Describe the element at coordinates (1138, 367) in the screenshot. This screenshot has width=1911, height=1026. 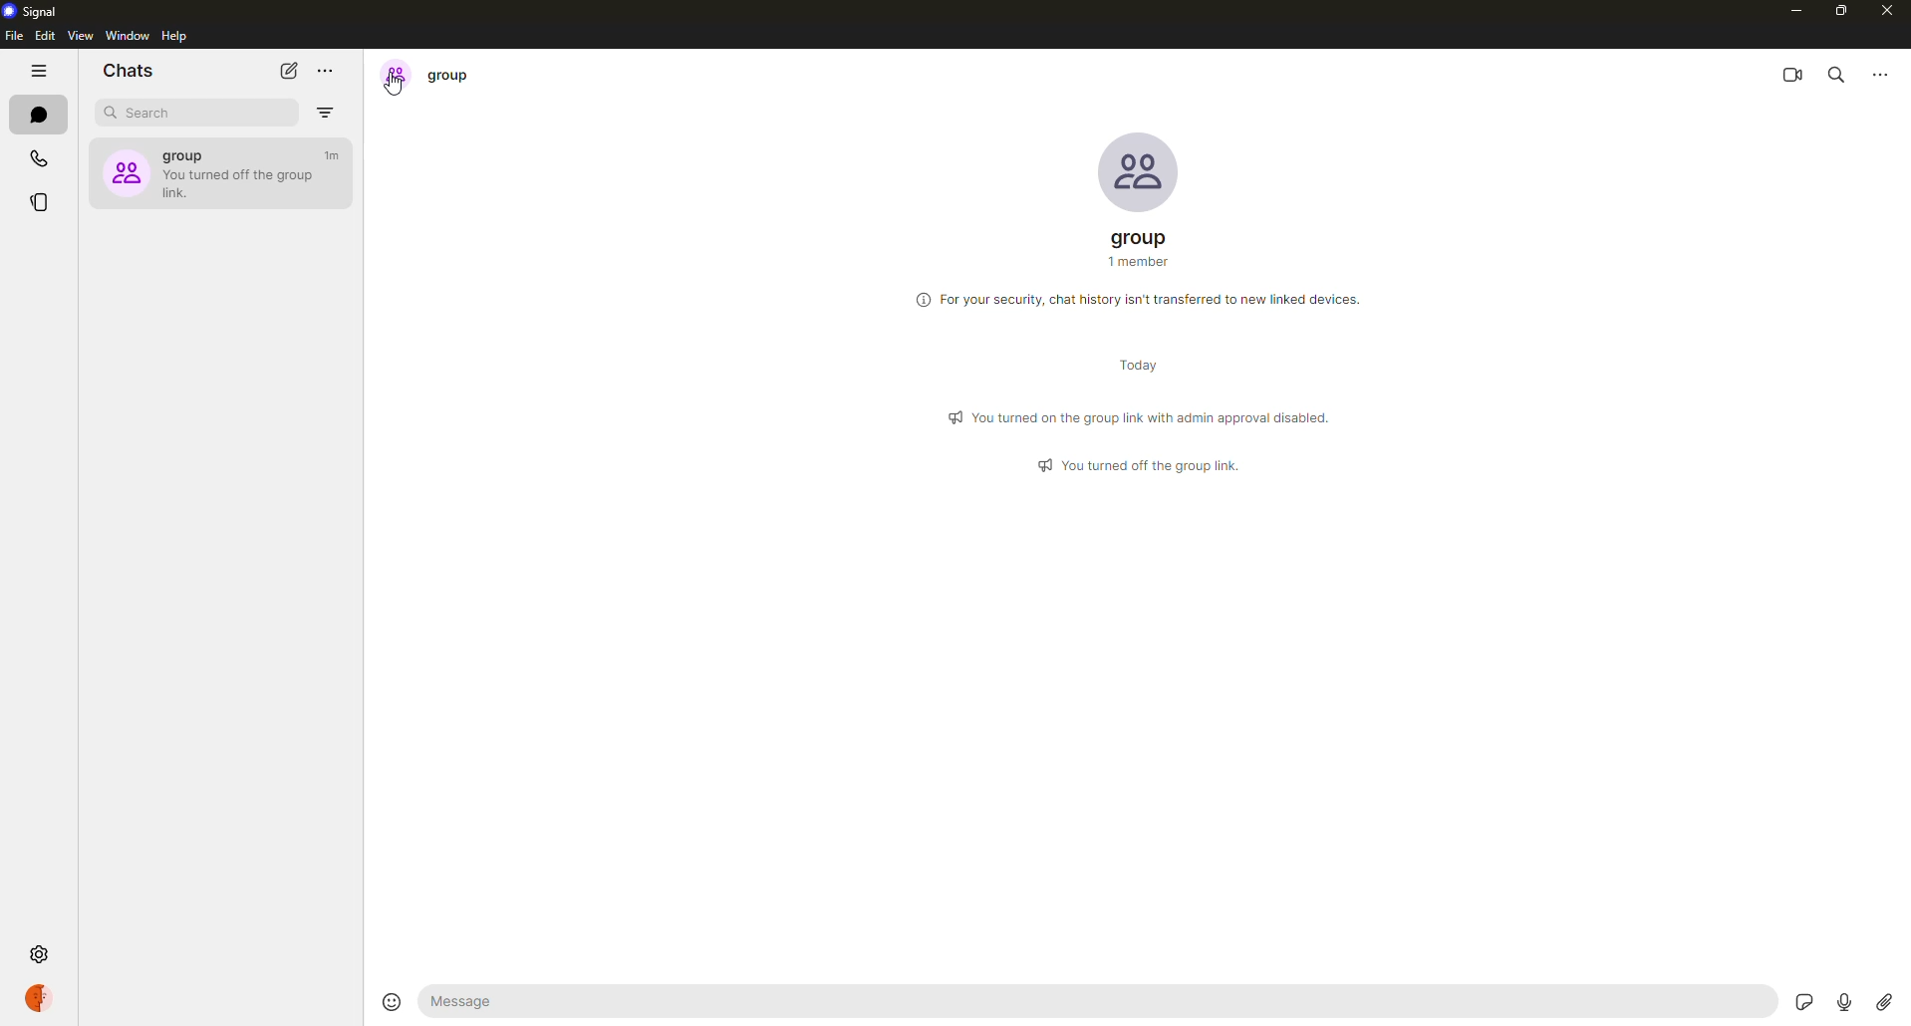
I see `day` at that location.